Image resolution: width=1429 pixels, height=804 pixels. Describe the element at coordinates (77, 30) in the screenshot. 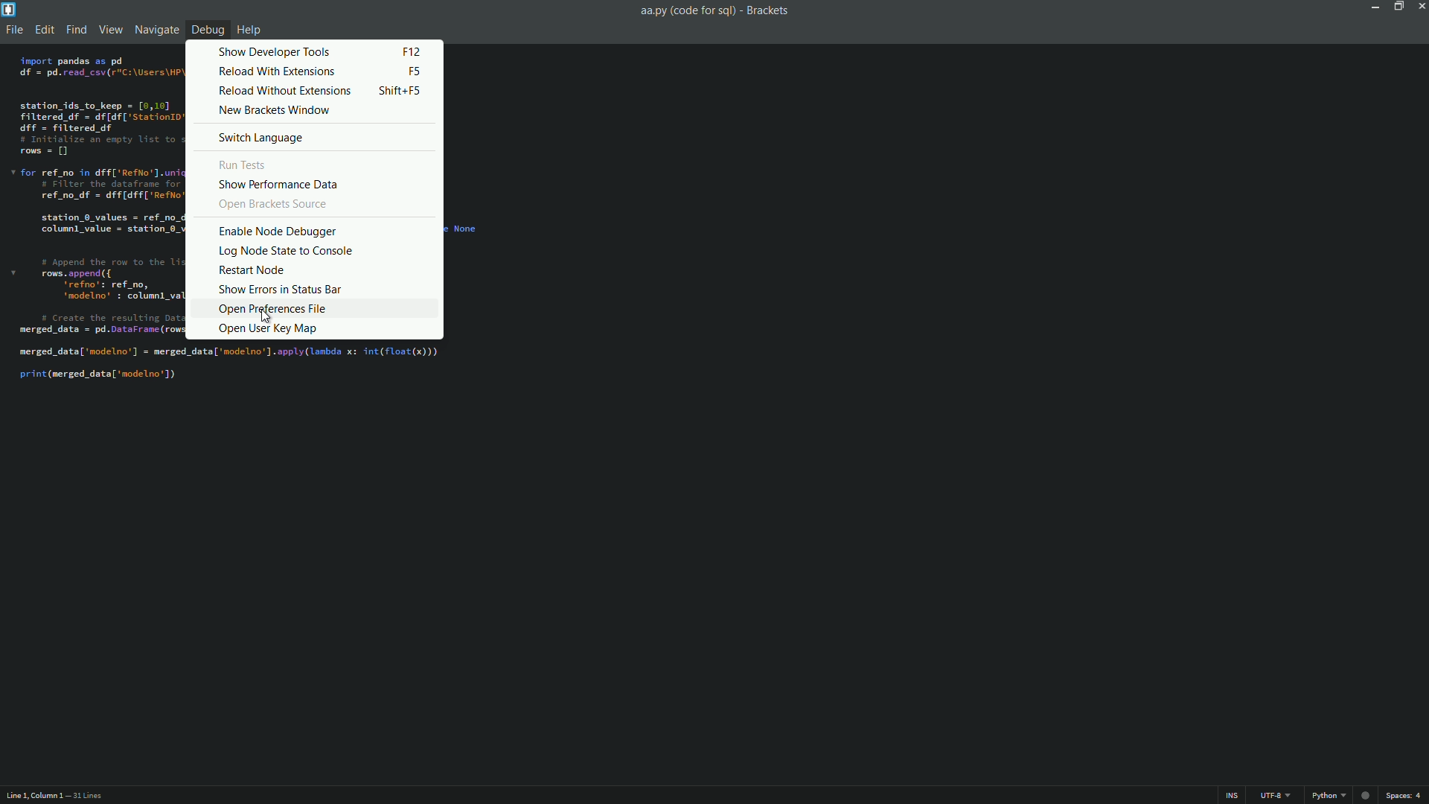

I see `find menu` at that location.